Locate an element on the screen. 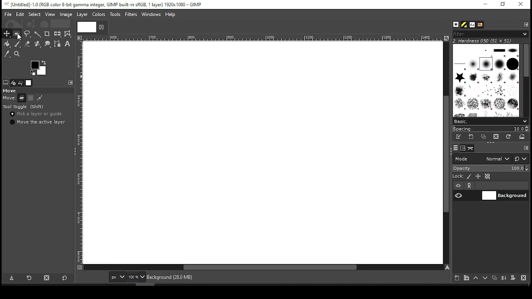 The height and width of the screenshot is (299, 532). move layer one step down is located at coordinates (485, 279).